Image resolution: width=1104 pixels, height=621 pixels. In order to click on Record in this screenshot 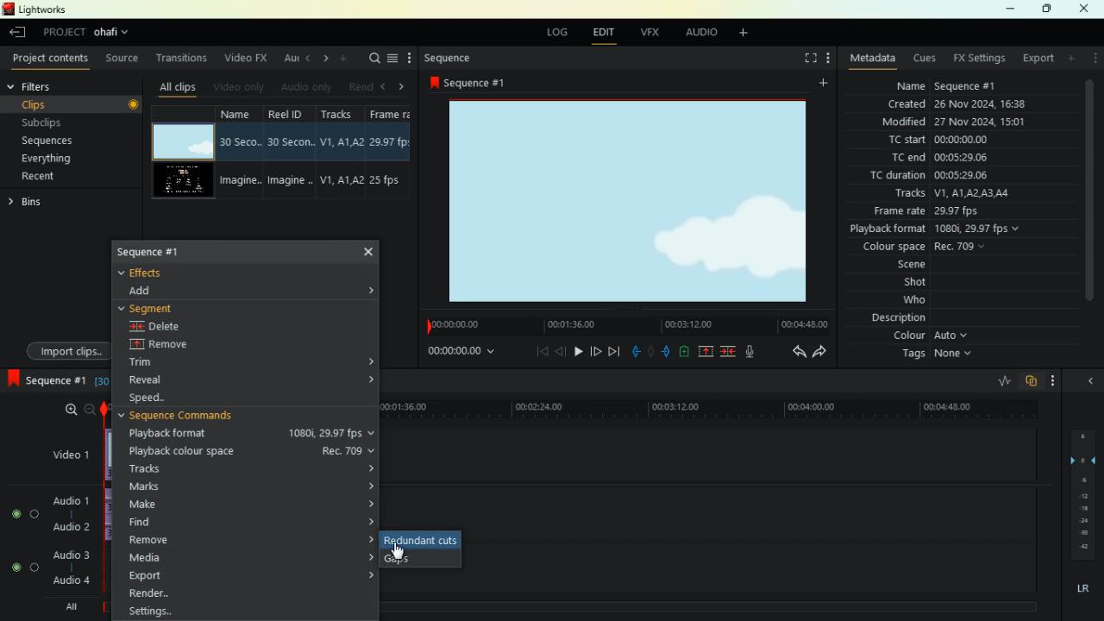, I will do `click(135, 104)`.